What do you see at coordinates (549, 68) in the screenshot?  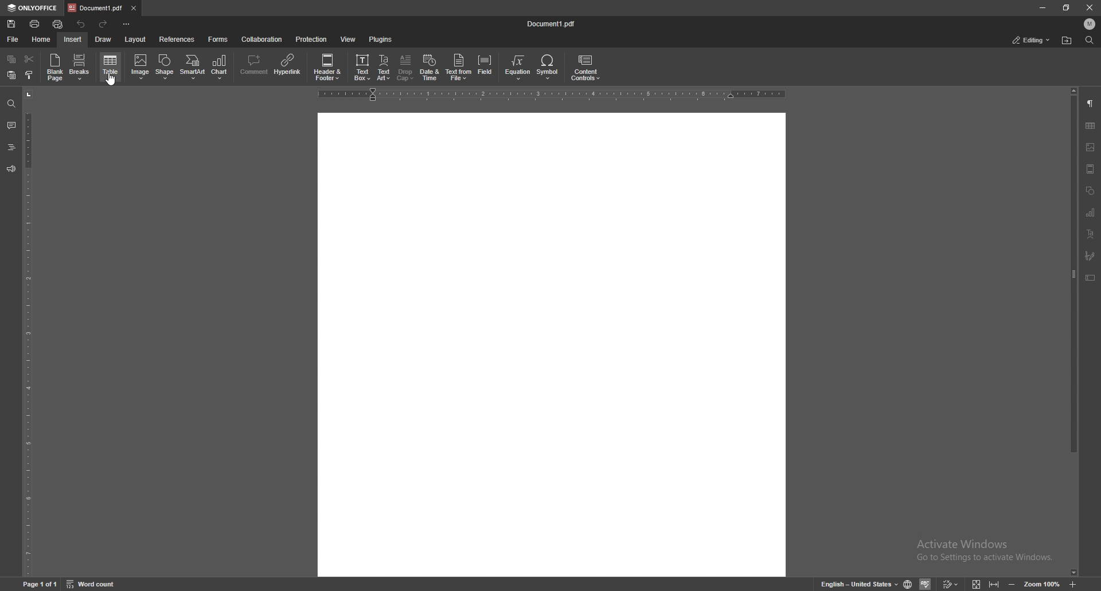 I see `symbol` at bounding box center [549, 68].